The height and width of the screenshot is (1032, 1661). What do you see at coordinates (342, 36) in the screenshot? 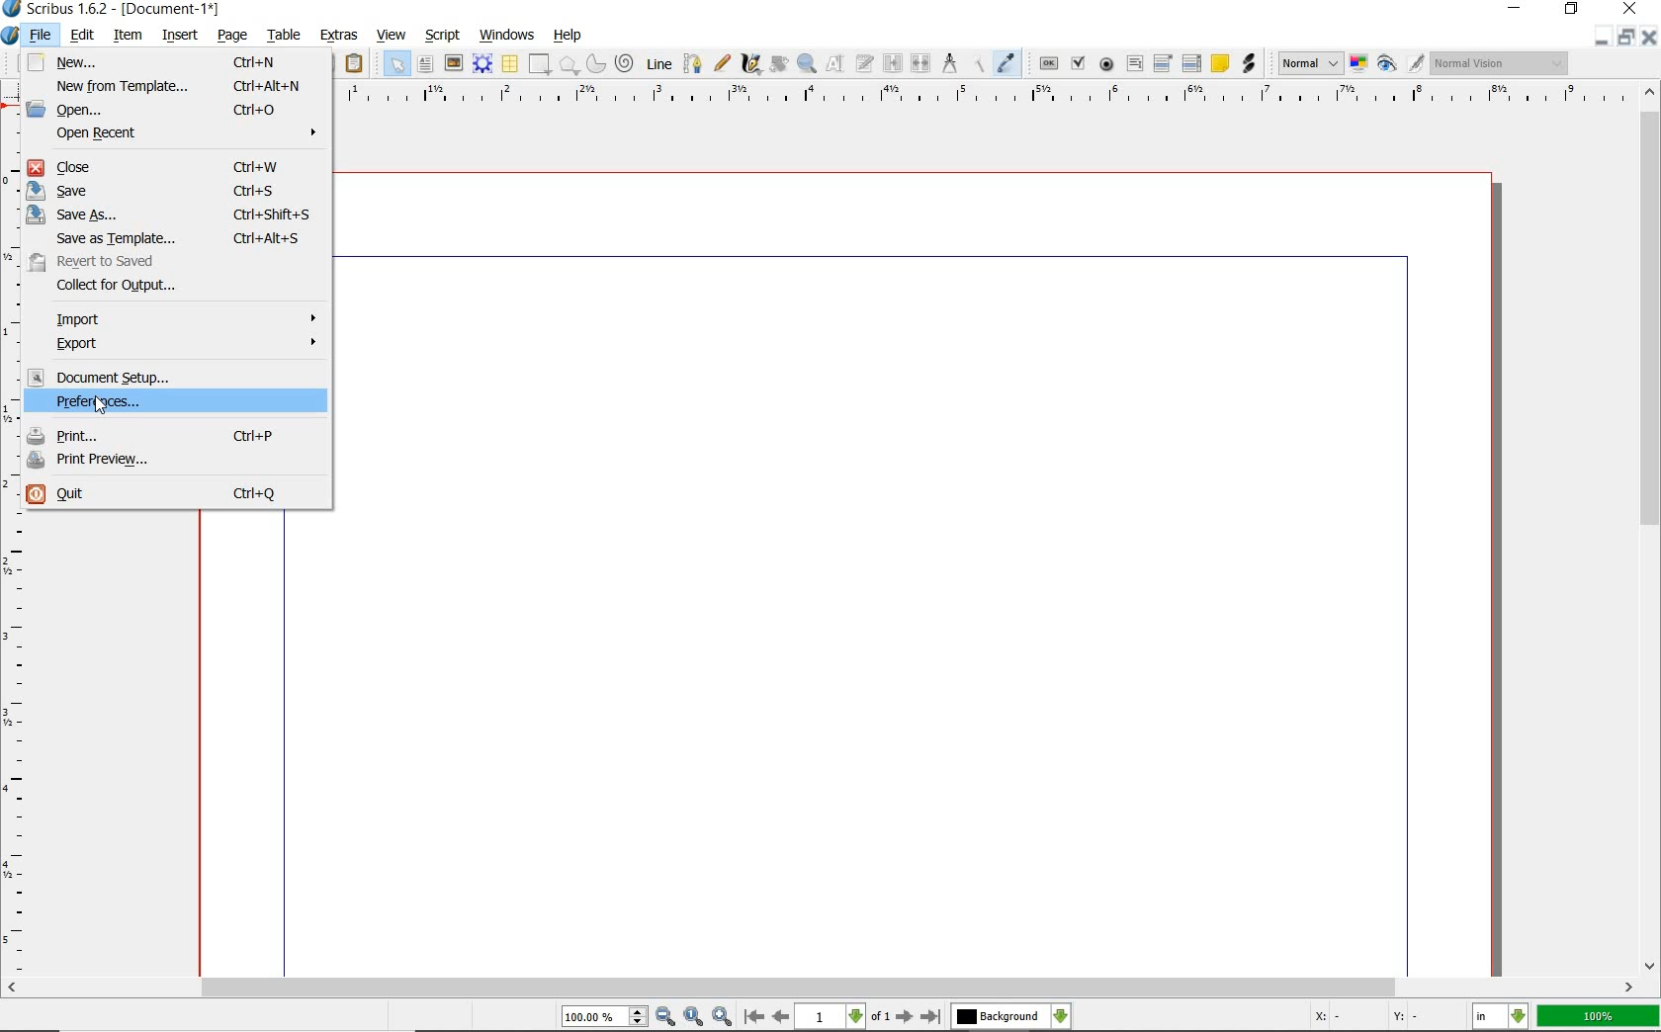
I see `extras` at bounding box center [342, 36].